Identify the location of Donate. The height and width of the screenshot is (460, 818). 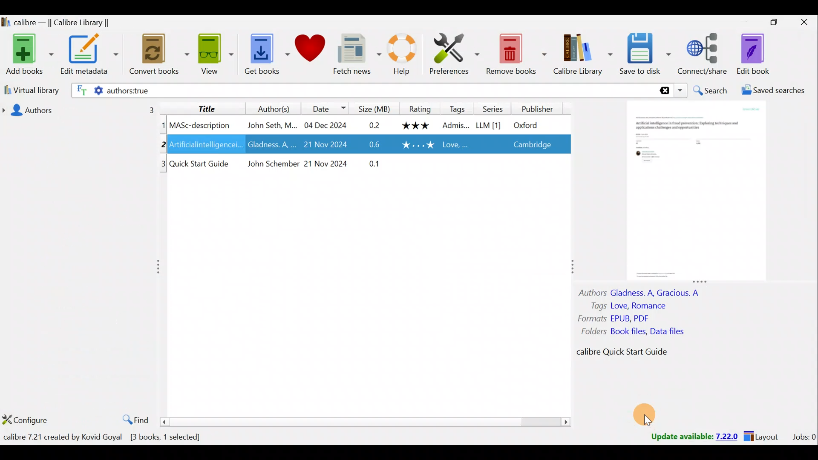
(306, 52).